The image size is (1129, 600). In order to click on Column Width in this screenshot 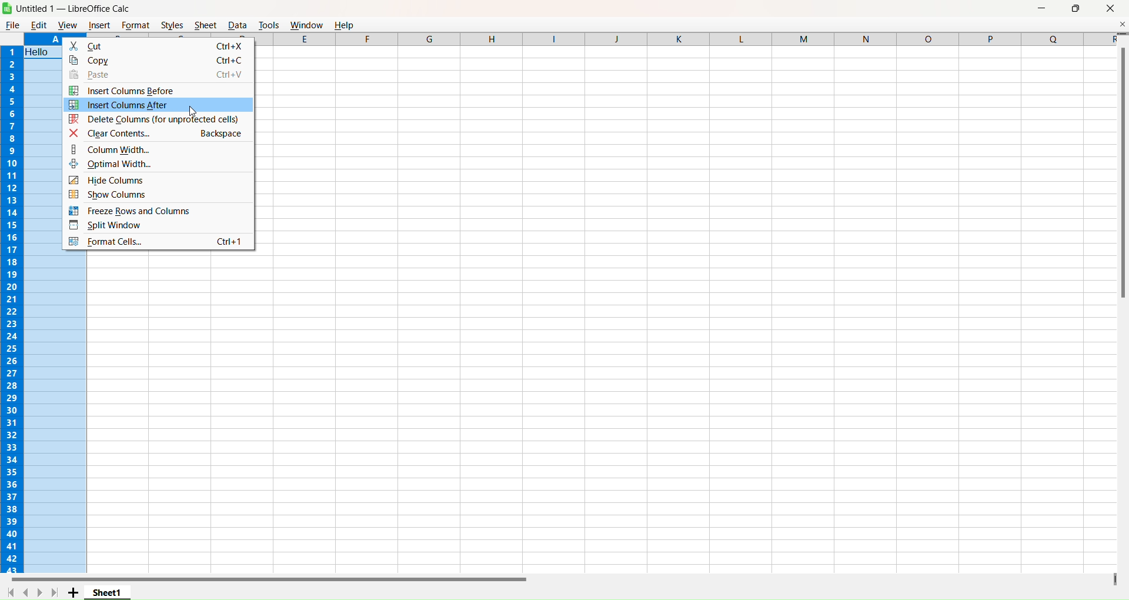, I will do `click(159, 151)`.